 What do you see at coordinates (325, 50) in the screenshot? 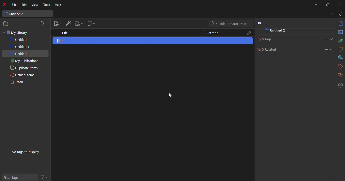
I see `add` at bounding box center [325, 50].